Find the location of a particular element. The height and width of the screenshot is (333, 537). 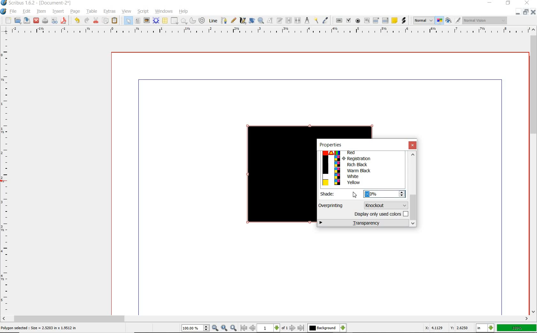

select item is located at coordinates (127, 21).